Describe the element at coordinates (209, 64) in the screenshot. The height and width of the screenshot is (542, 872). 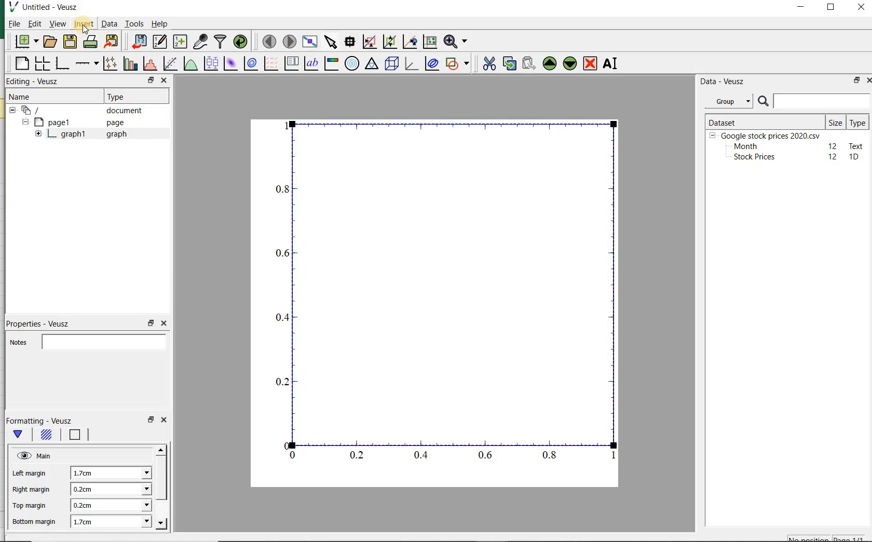
I see `plot box plots` at that location.